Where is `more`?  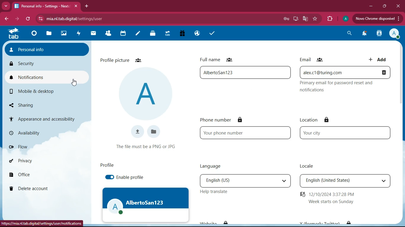
more is located at coordinates (6, 6).